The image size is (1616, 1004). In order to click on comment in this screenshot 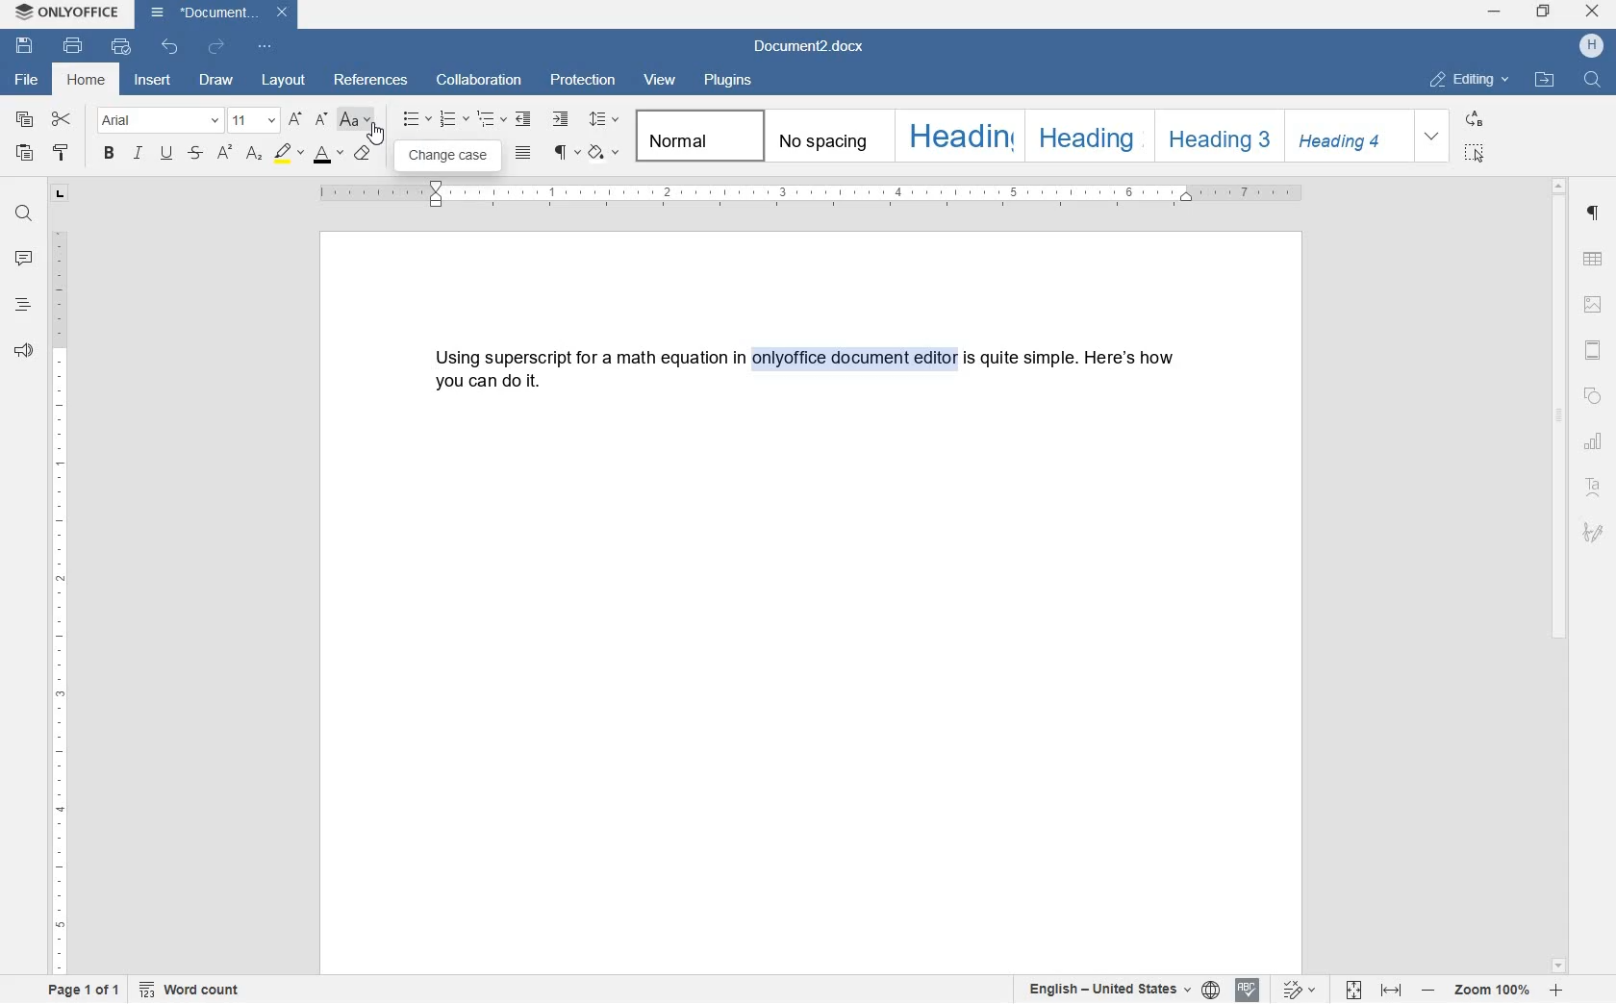, I will do `click(23, 259)`.